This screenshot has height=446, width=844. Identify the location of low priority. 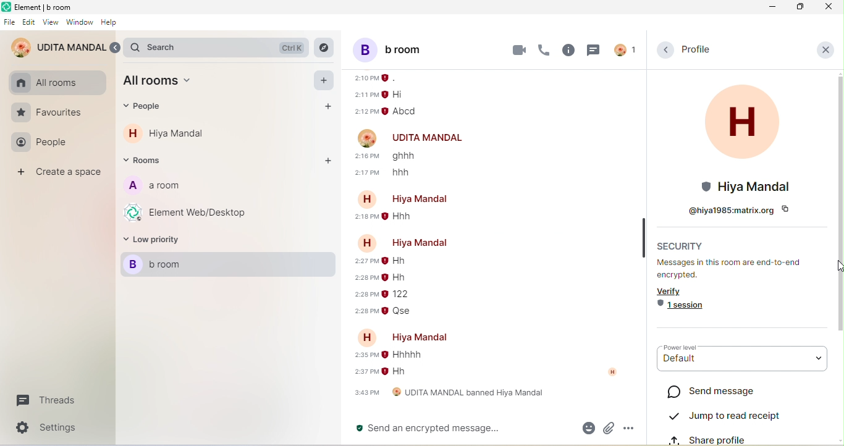
(155, 242).